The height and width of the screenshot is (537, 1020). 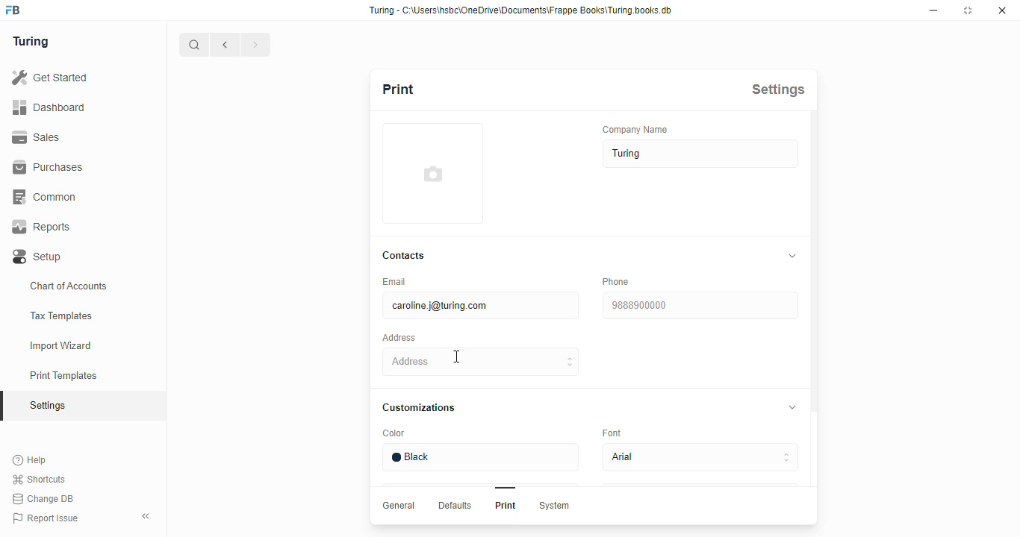 I want to click on report issue, so click(x=46, y=518).